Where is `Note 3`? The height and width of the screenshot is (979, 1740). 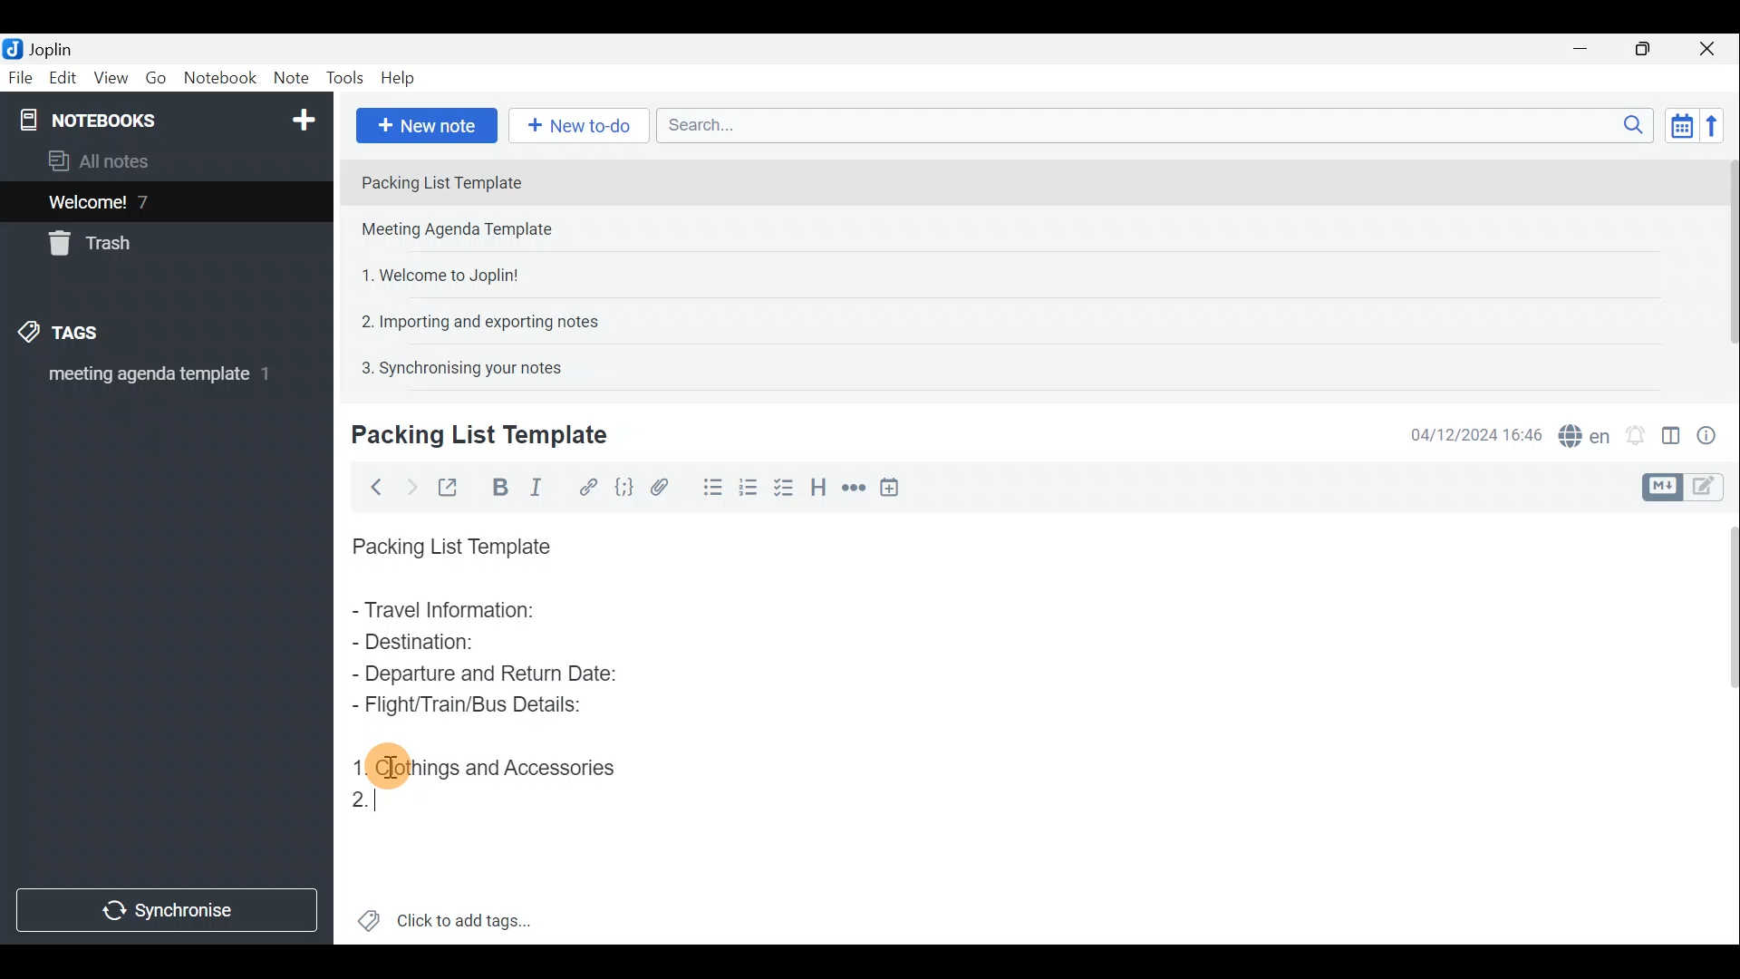 Note 3 is located at coordinates (433, 273).